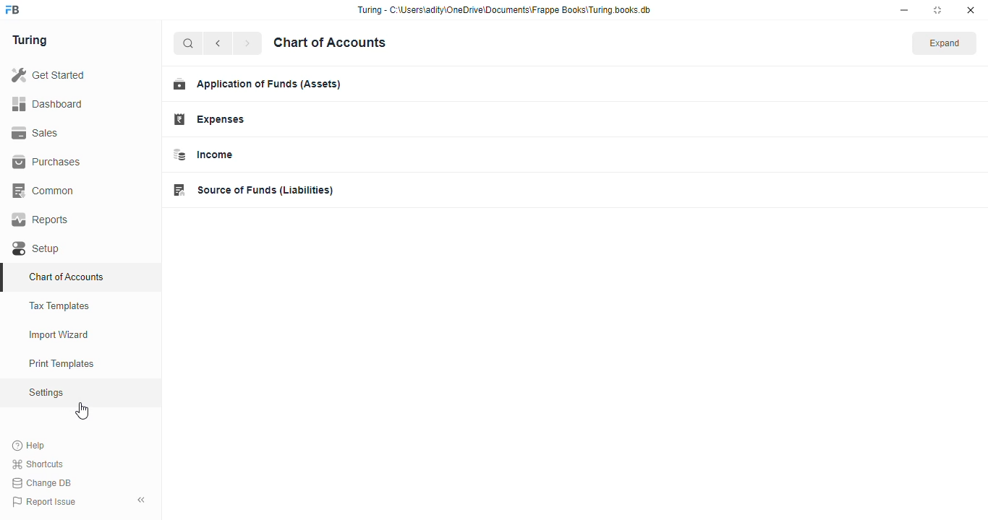  What do you see at coordinates (71, 394) in the screenshot?
I see `Settings
oy` at bounding box center [71, 394].